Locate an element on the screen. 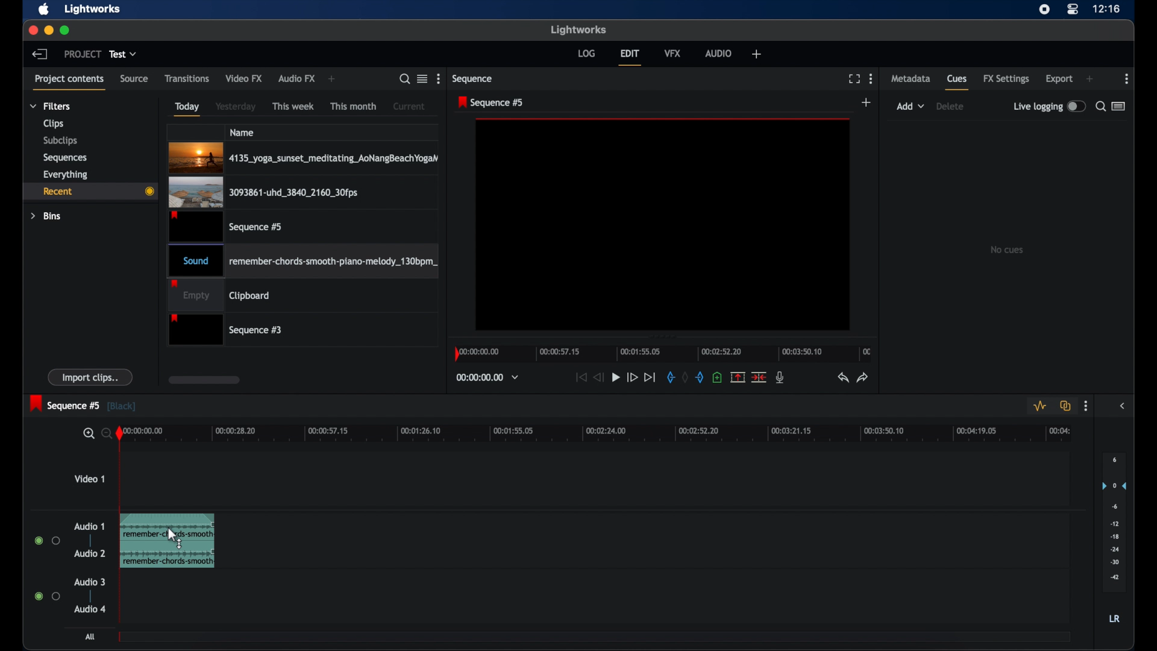  time is located at coordinates (1106, 10).